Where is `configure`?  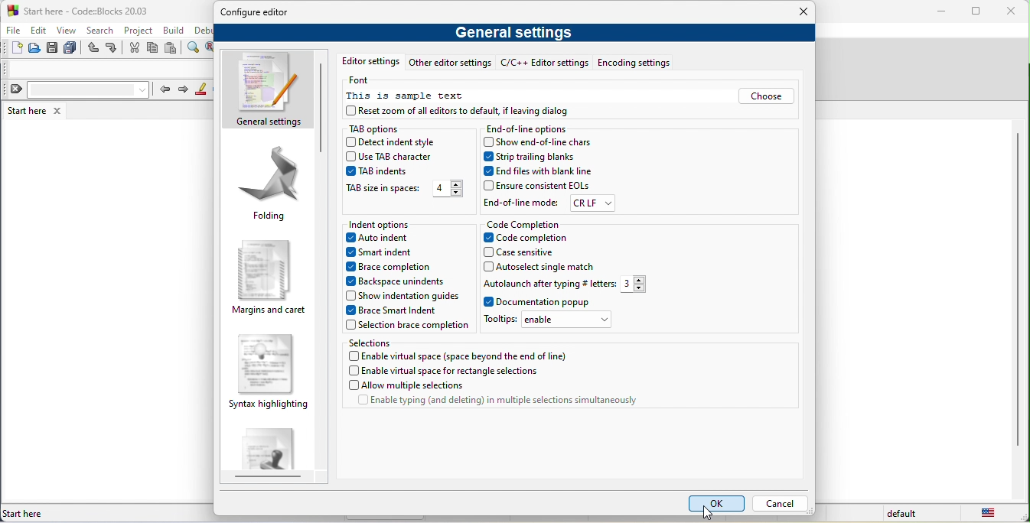
configure is located at coordinates (261, 14).